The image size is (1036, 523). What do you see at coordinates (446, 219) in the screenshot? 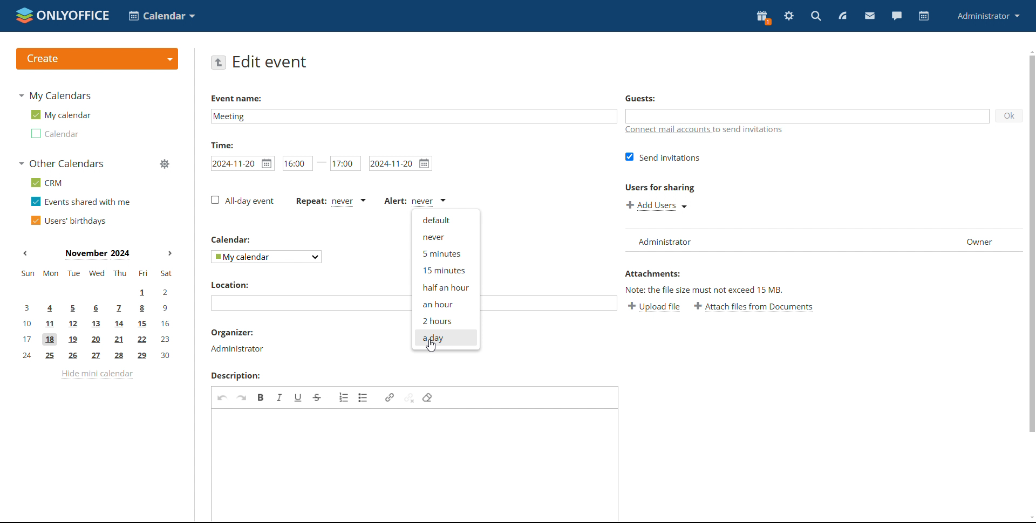
I see `default` at bounding box center [446, 219].